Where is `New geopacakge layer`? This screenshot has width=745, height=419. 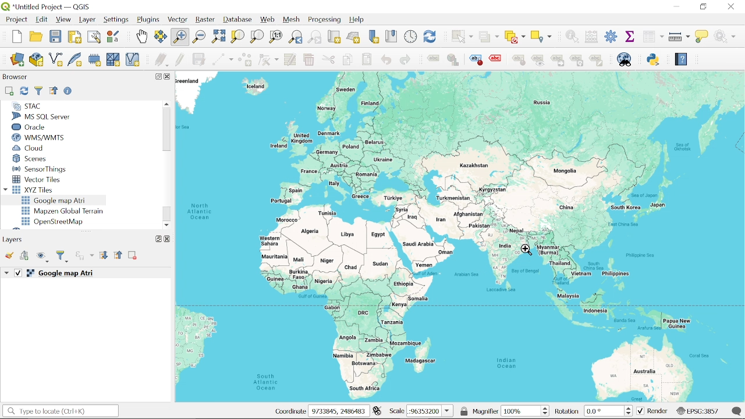 New geopacakge layer is located at coordinates (37, 59).